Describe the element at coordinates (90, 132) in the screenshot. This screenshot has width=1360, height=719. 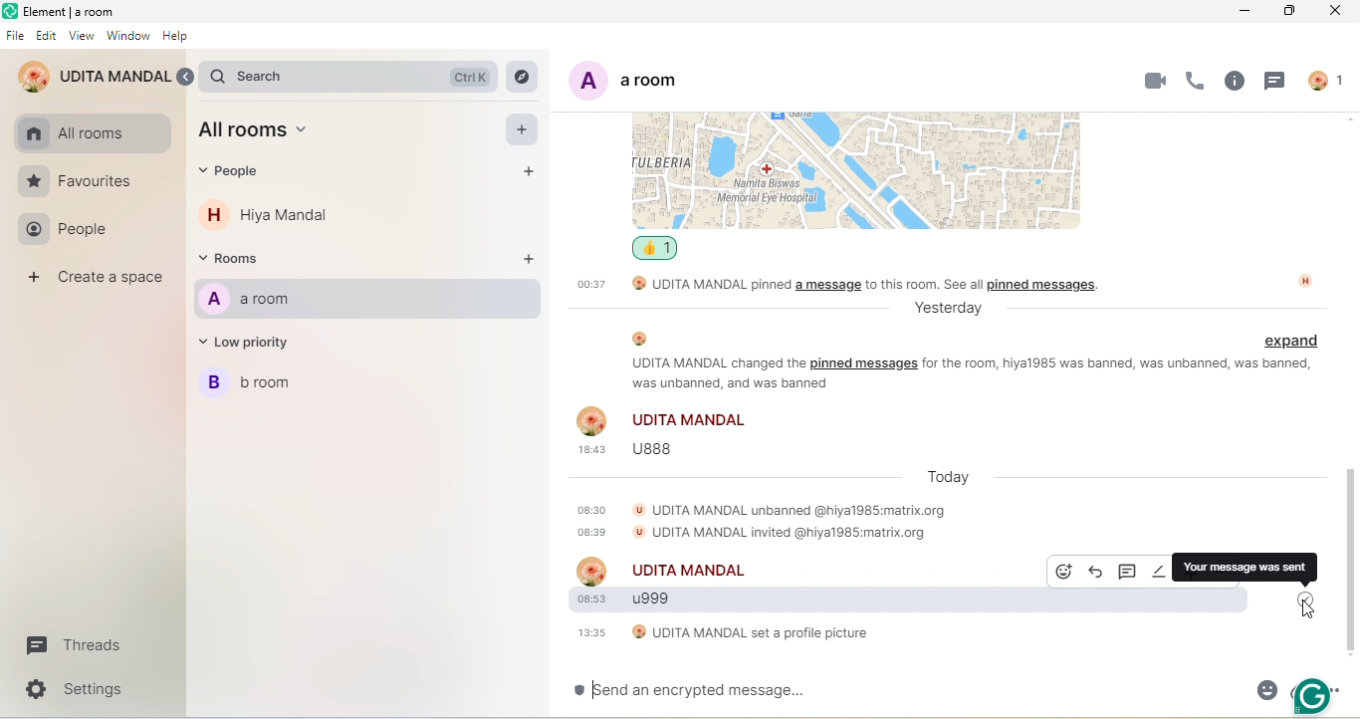
I see `All room` at that location.